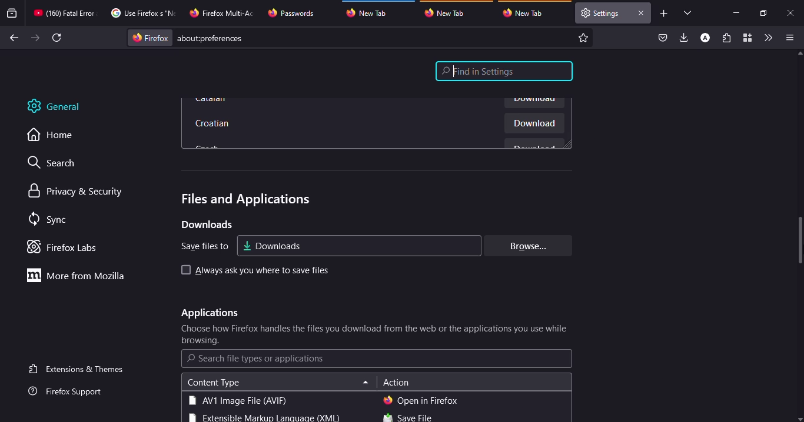 This screenshot has width=804, height=422. I want to click on more tools, so click(768, 38).